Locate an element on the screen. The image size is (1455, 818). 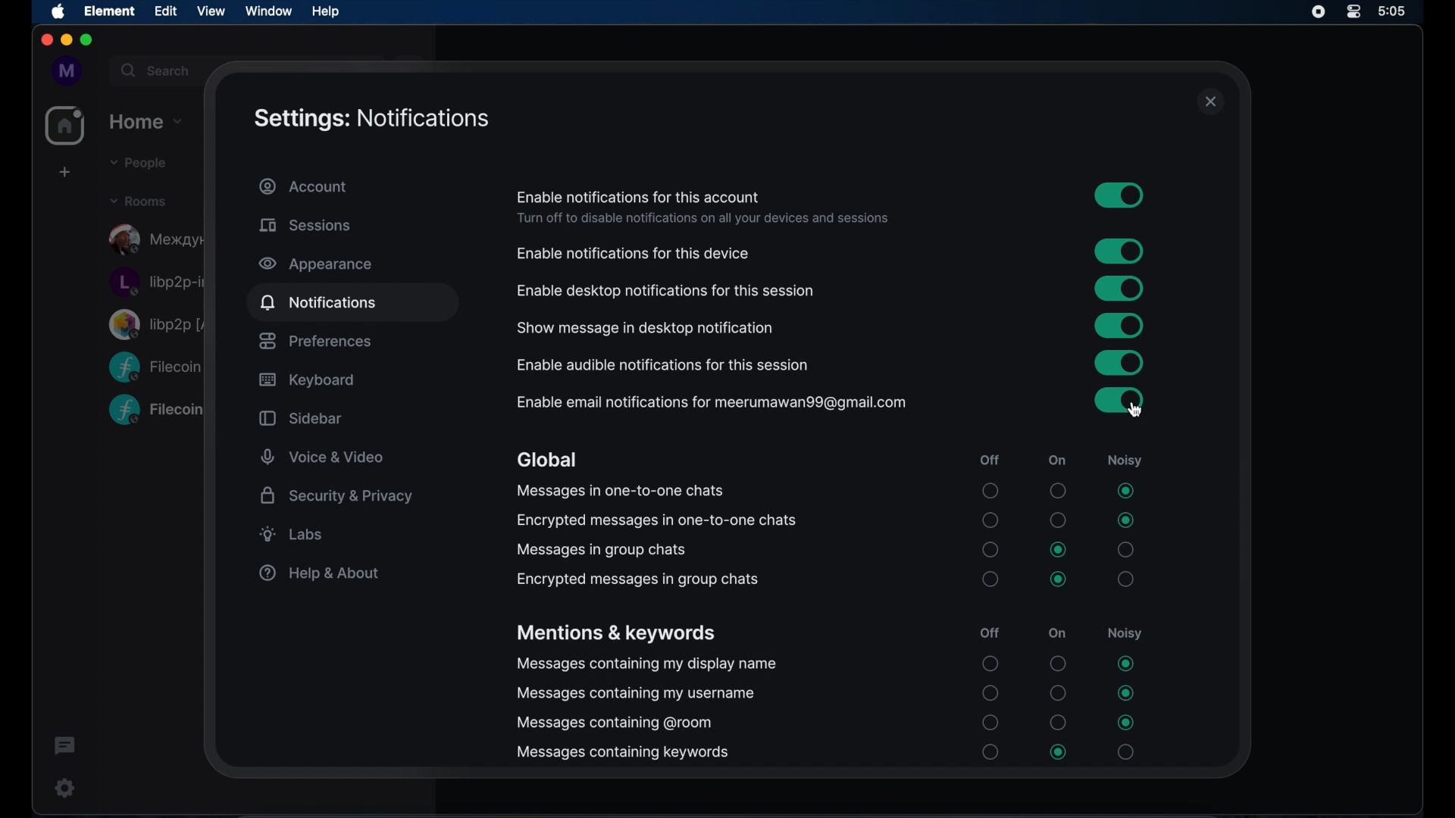
turn off  to disable notifications on all your devices  and sessions is located at coordinates (702, 219).